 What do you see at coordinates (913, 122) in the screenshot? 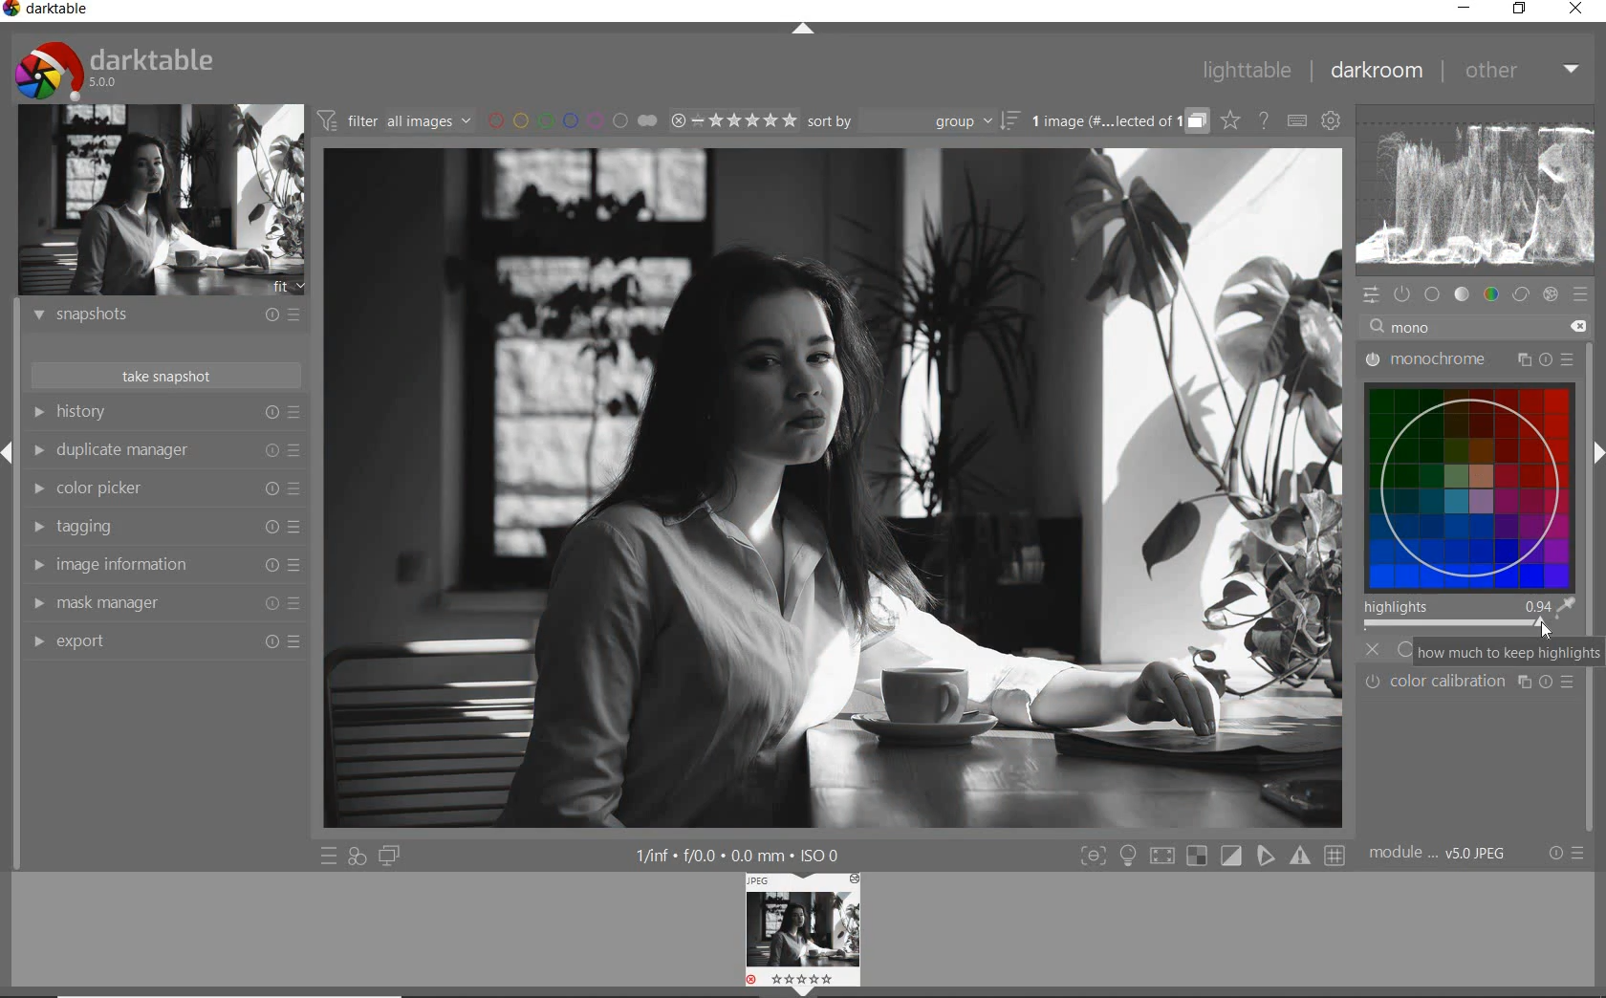
I see `sort` at bounding box center [913, 122].